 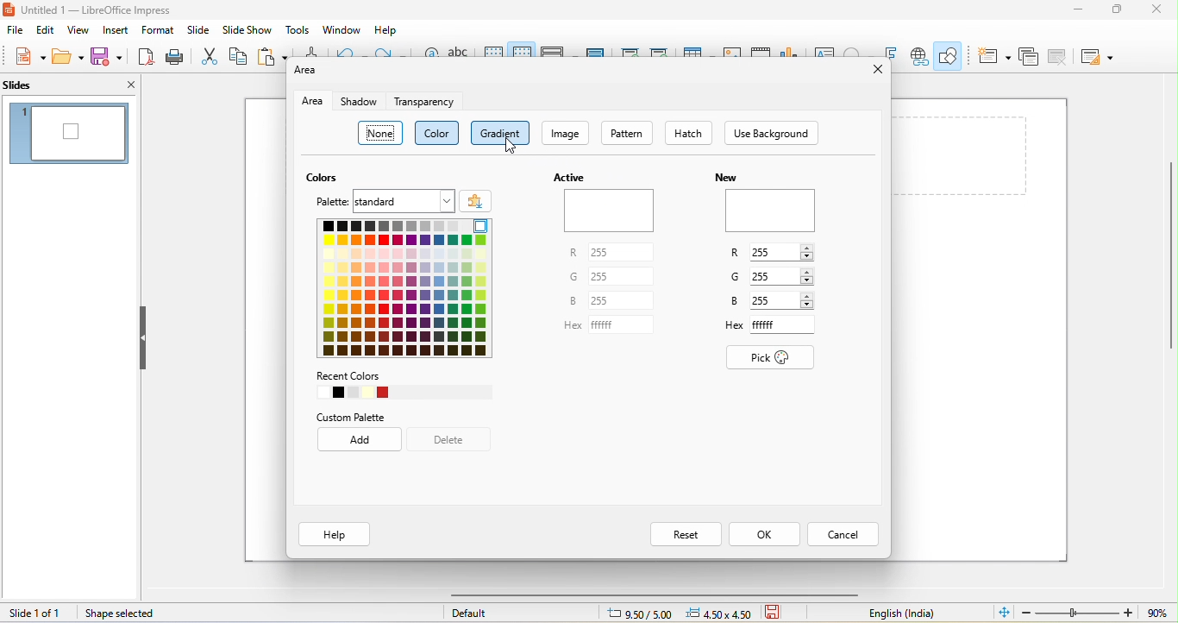 I want to click on colors, so click(x=385, y=393).